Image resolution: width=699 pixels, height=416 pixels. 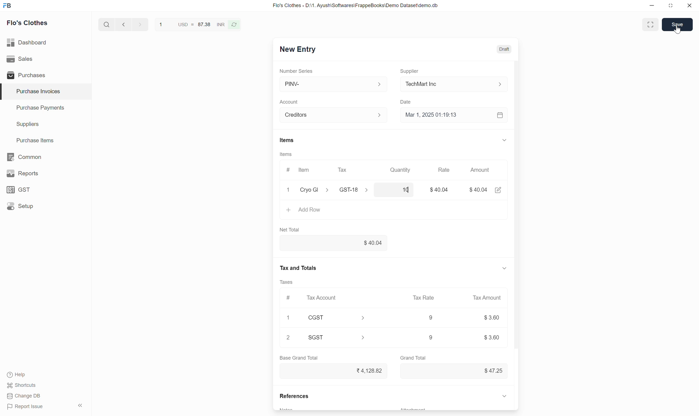 I want to click on Quantity, so click(x=404, y=170).